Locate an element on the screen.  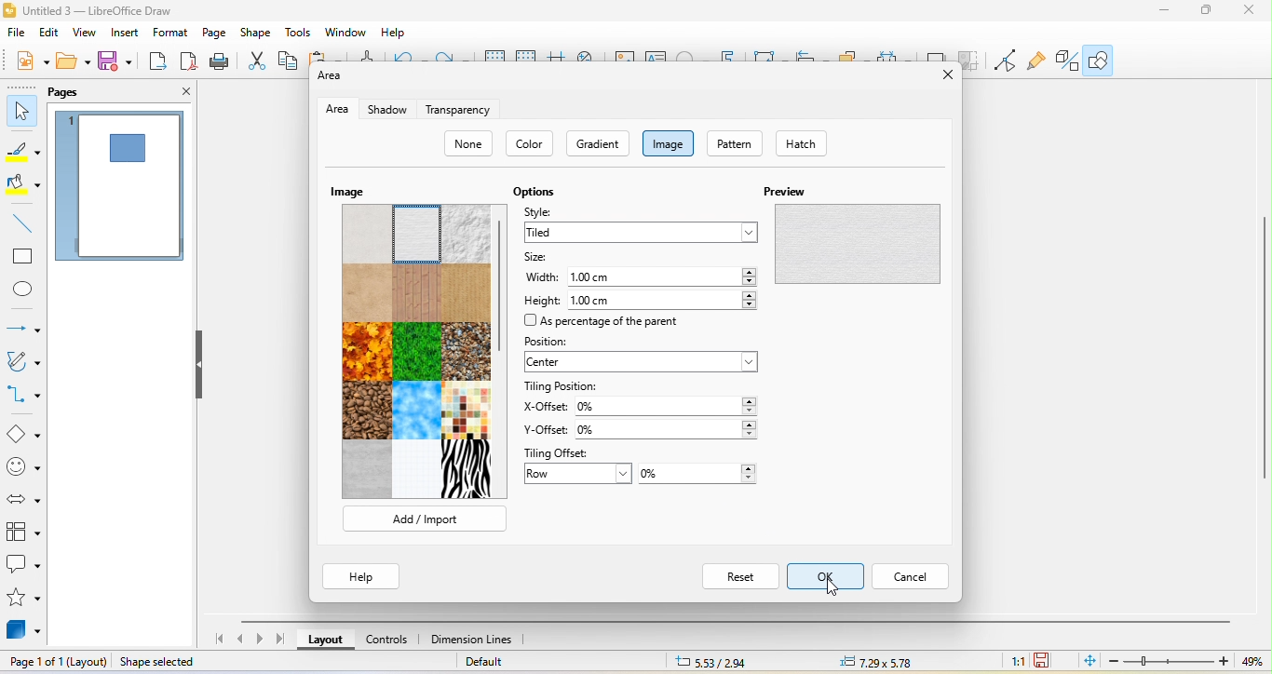
as percentage of the parent is located at coordinates (606, 321).